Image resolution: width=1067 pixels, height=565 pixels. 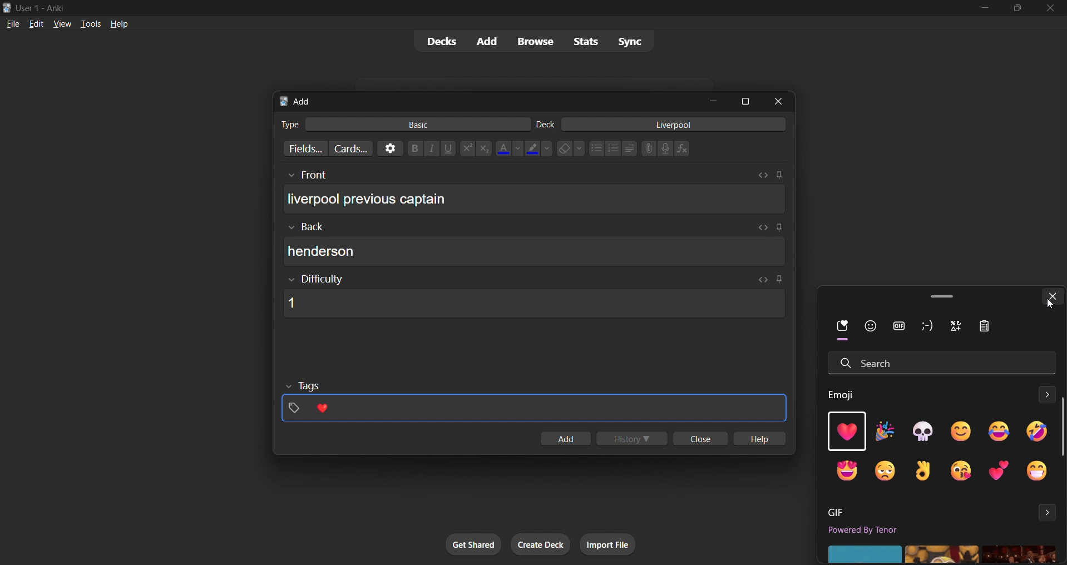 What do you see at coordinates (901, 326) in the screenshot?
I see `gif filter` at bounding box center [901, 326].